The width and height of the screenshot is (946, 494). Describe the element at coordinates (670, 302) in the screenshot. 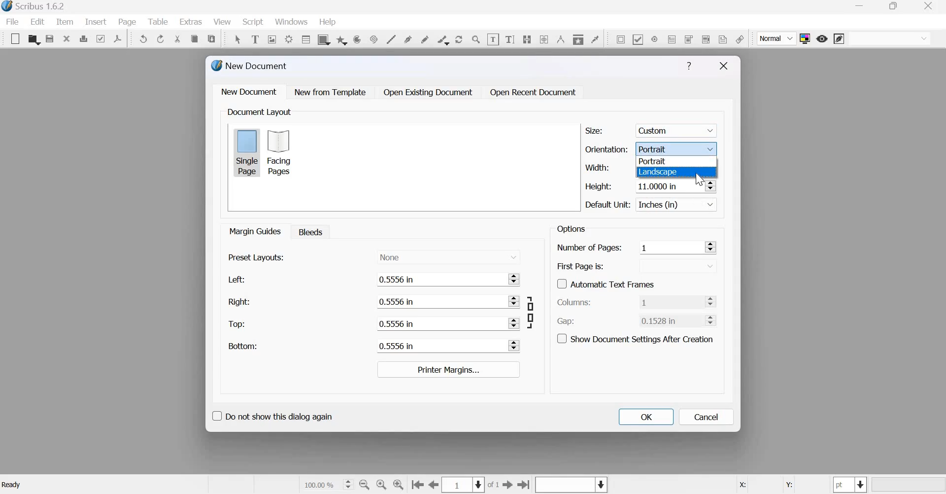

I see `1` at that location.